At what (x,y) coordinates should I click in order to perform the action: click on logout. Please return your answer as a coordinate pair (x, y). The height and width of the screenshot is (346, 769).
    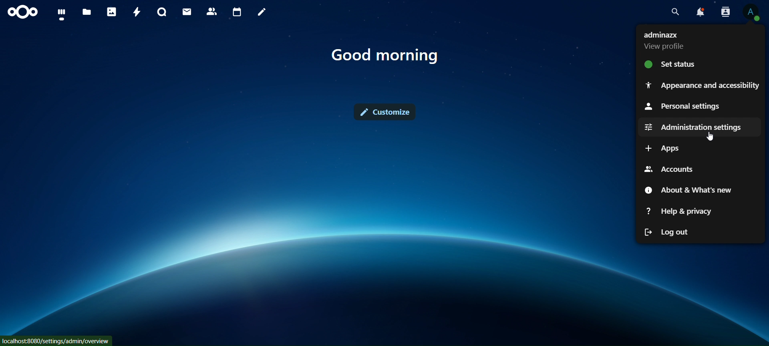
    Looking at the image, I should click on (677, 232).